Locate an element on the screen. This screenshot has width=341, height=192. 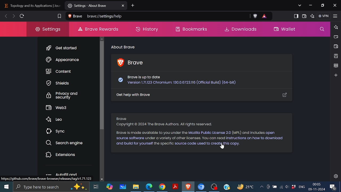
Bookamrks is located at coordinates (188, 30).